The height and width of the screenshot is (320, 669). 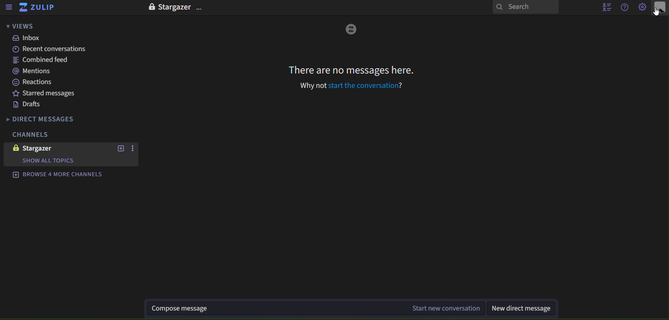 What do you see at coordinates (35, 134) in the screenshot?
I see `channels` at bounding box center [35, 134].